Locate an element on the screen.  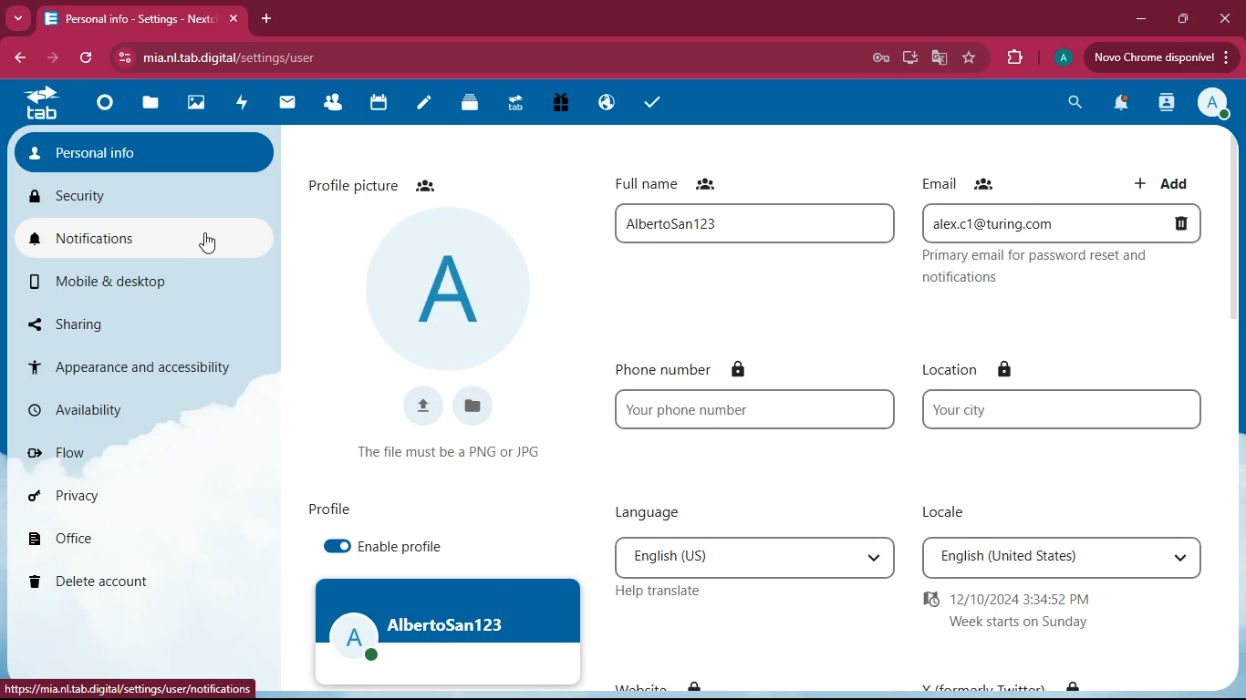
availability is located at coordinates (110, 414).